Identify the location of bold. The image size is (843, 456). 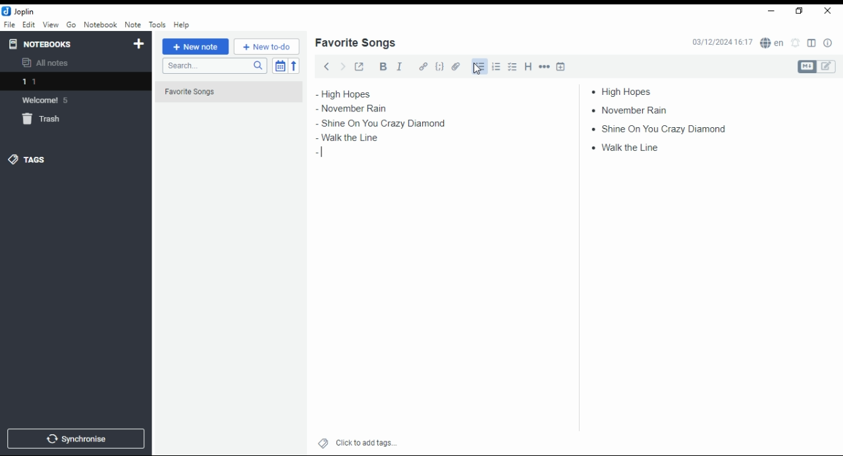
(383, 67).